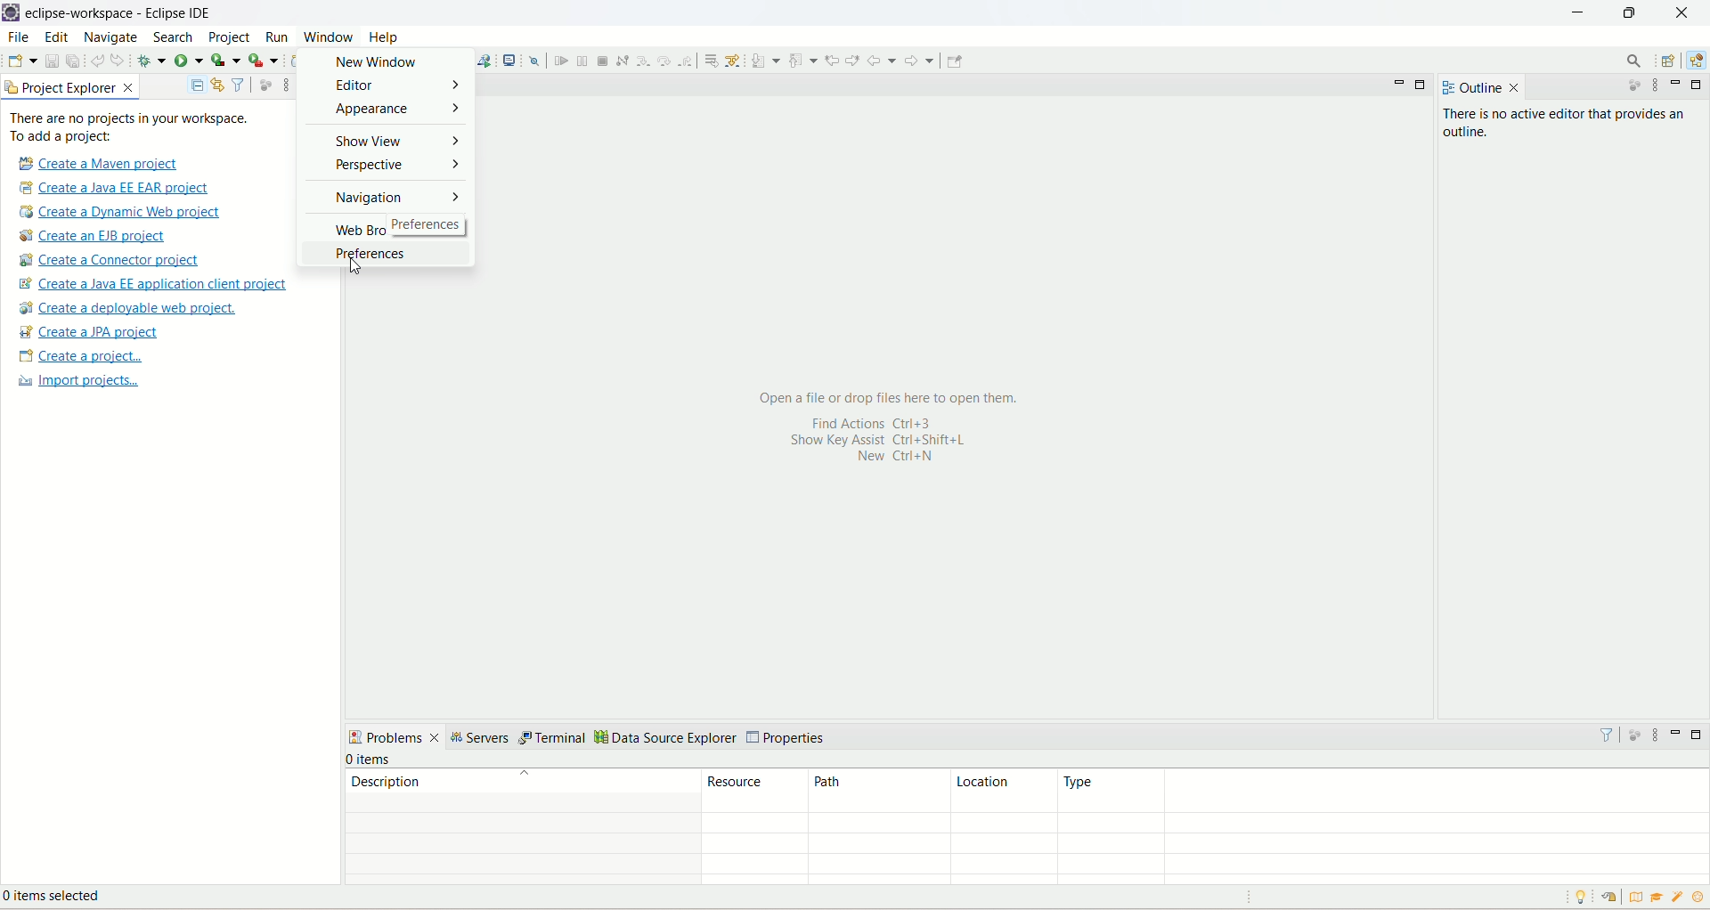 Image resolution: width=1710 pixels, height=910 pixels. What do you see at coordinates (130, 127) in the screenshot?
I see `There are no projects in your workspace. To add a project:` at bounding box center [130, 127].